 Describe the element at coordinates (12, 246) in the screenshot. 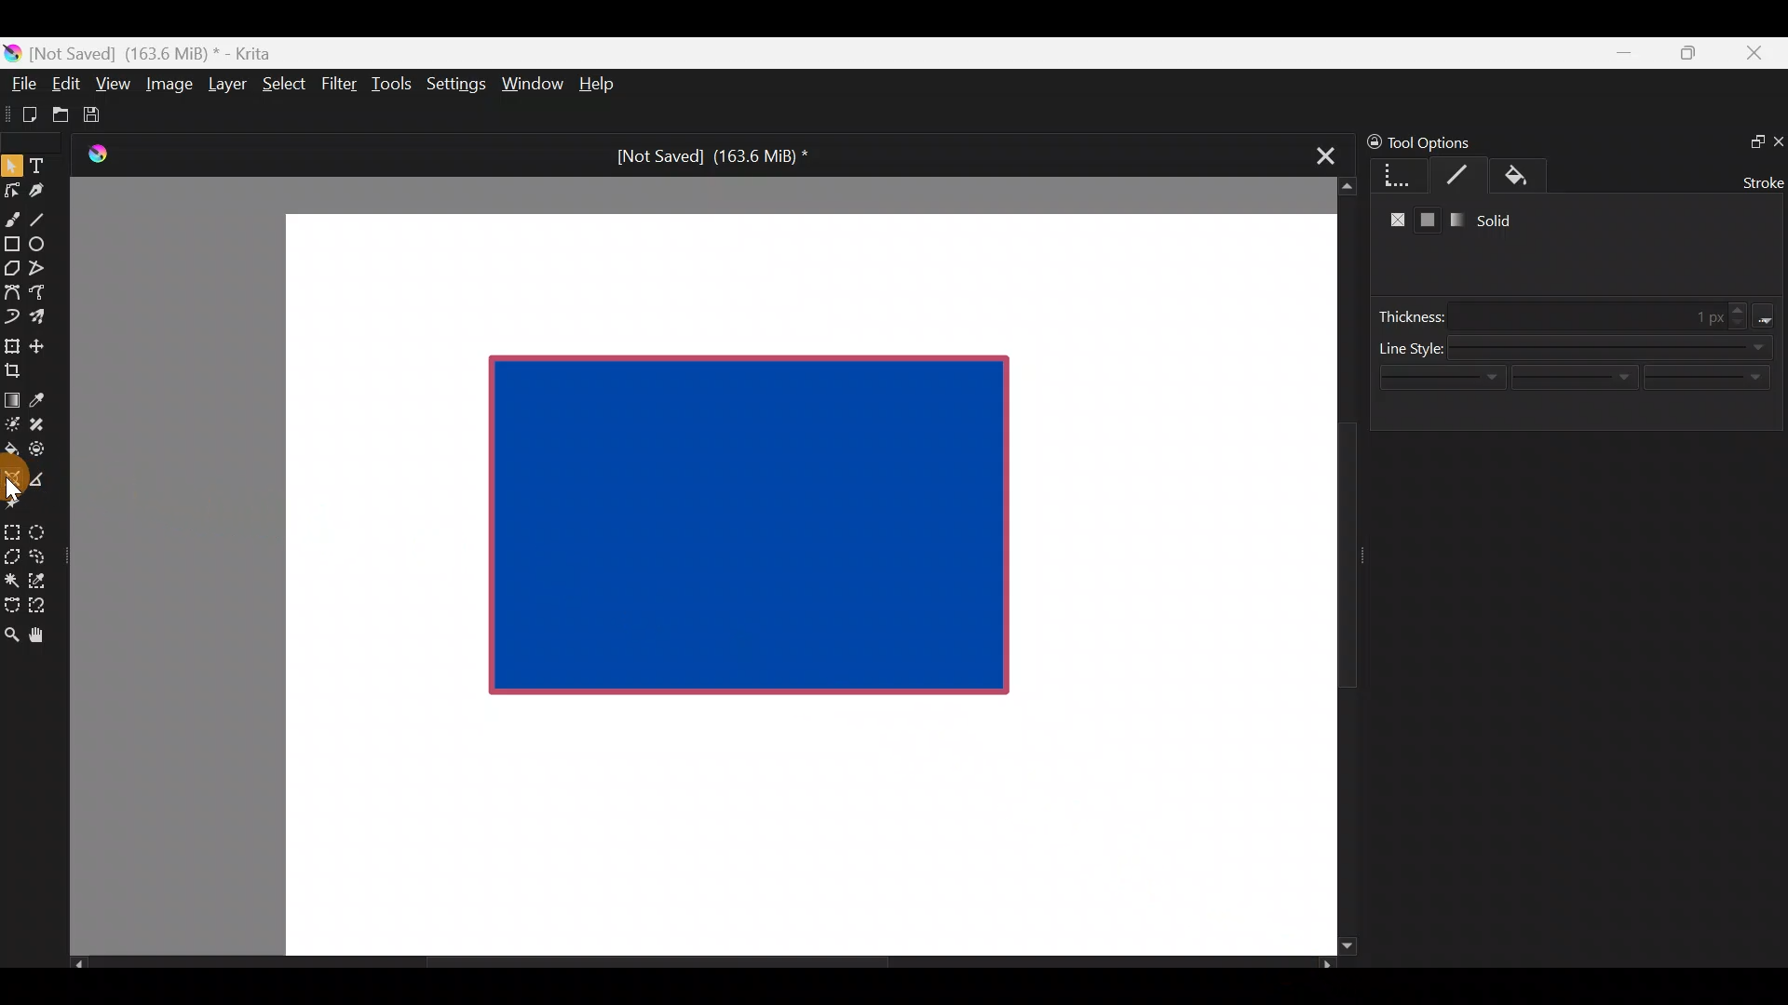

I see `Rectangle tool` at that location.